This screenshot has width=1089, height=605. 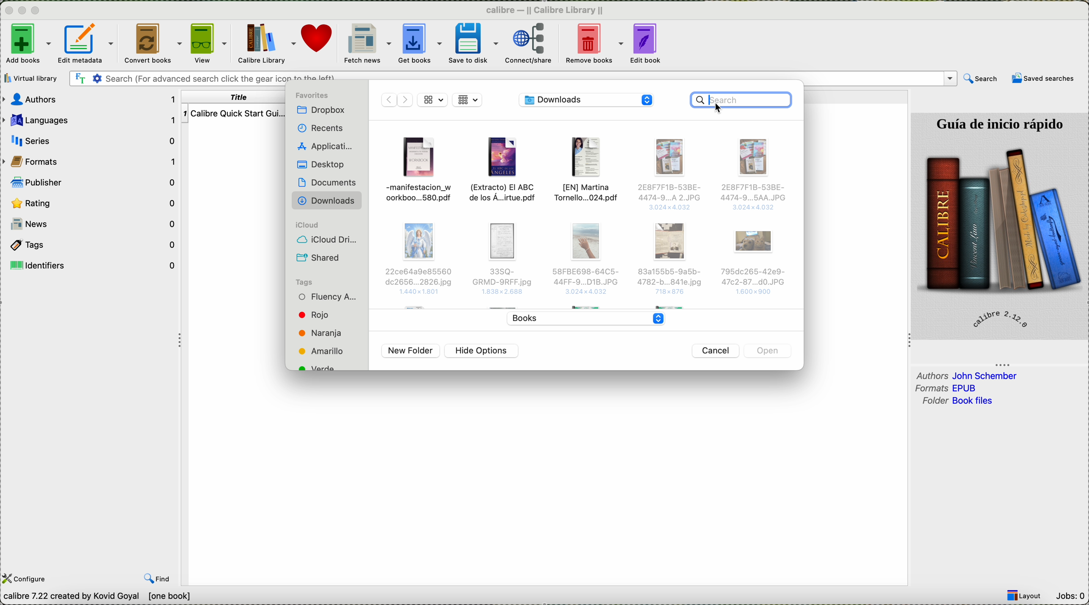 What do you see at coordinates (8, 11) in the screenshot?
I see `close program` at bounding box center [8, 11].